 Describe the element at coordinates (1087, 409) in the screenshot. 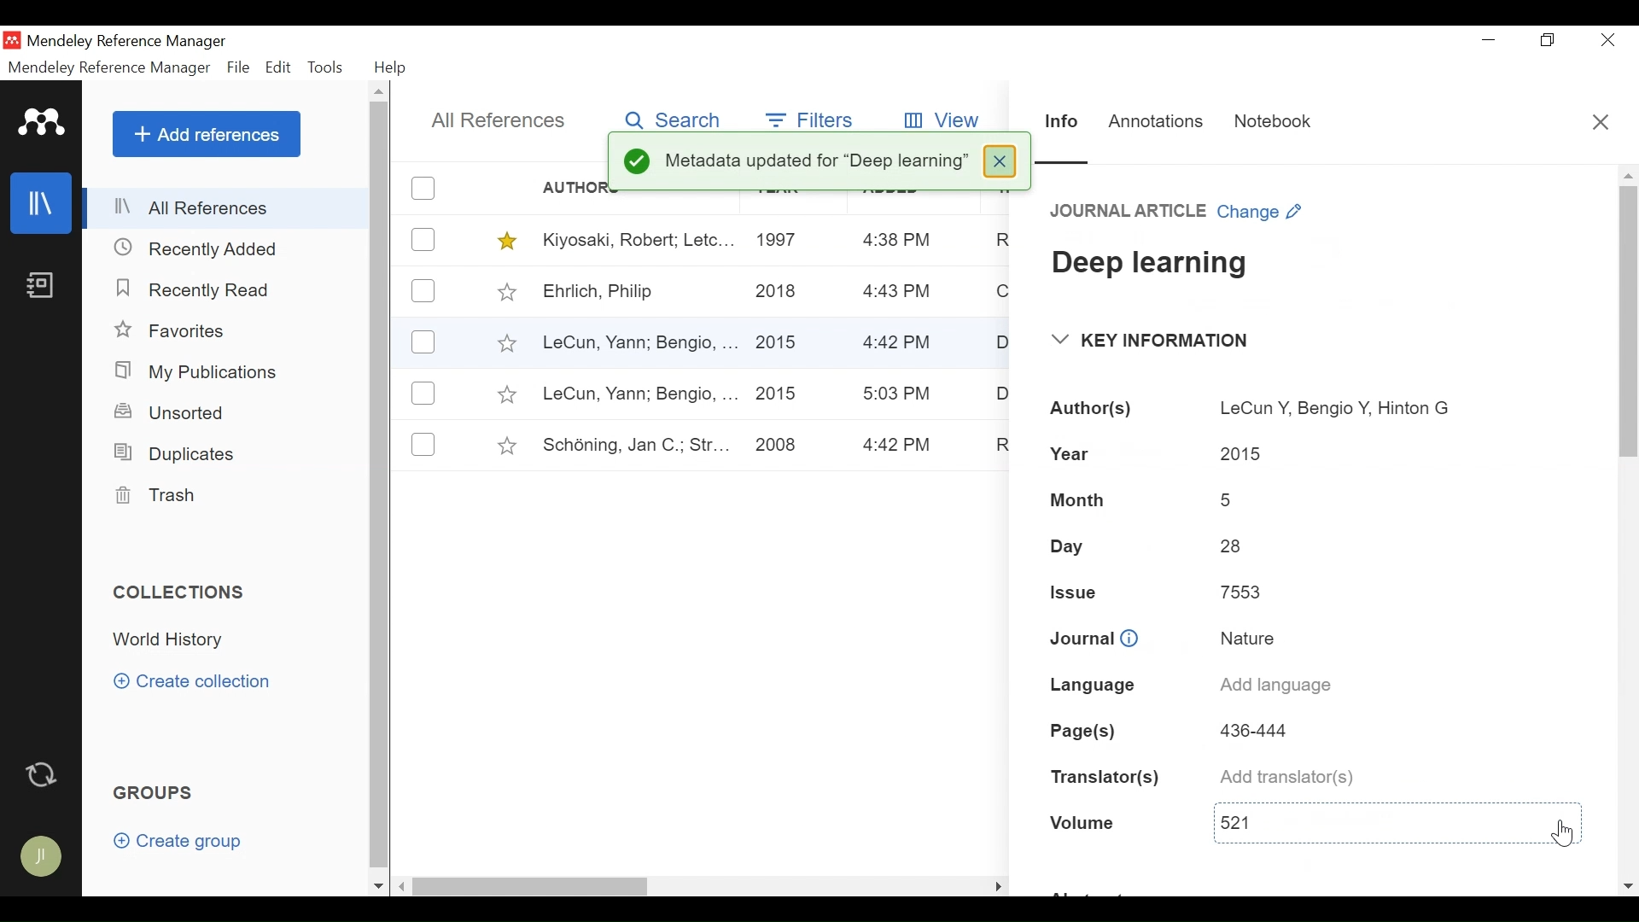

I see `Author(s)` at that location.